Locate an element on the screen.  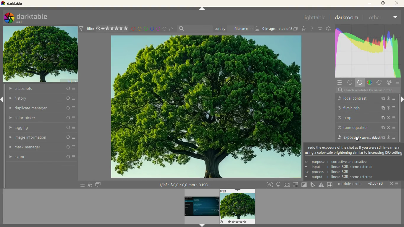
warning is located at coordinates (322, 185).